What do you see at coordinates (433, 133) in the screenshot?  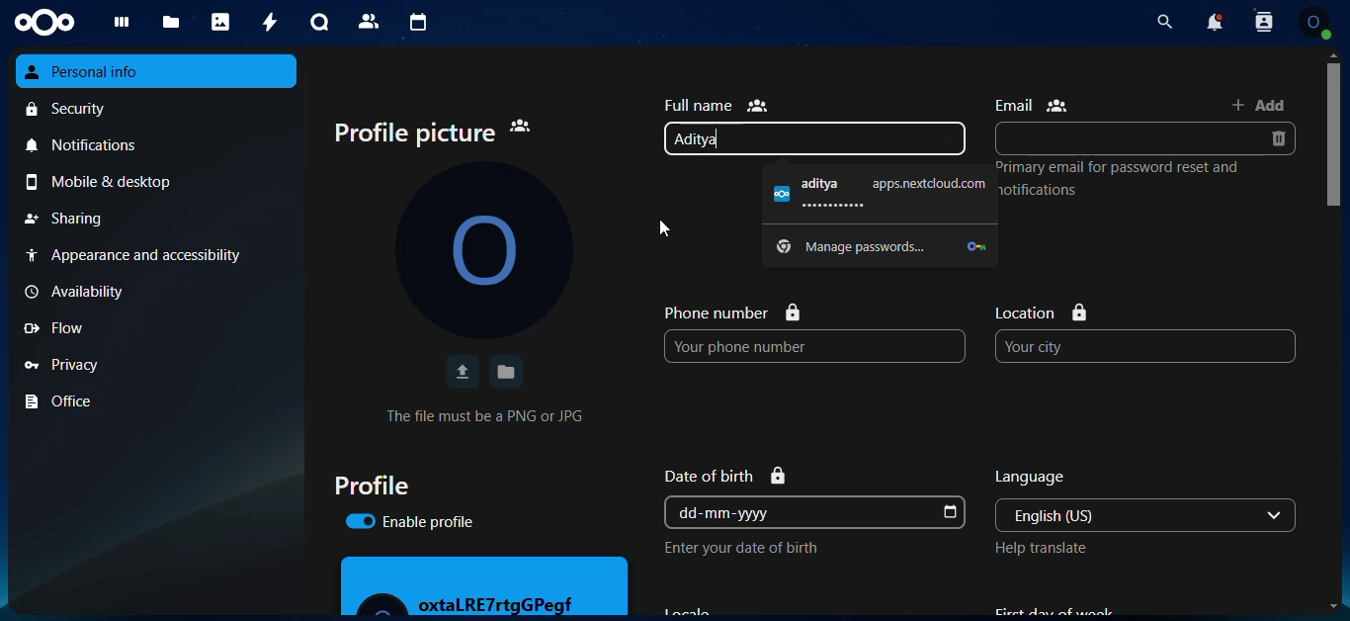 I see `profile picture` at bounding box center [433, 133].